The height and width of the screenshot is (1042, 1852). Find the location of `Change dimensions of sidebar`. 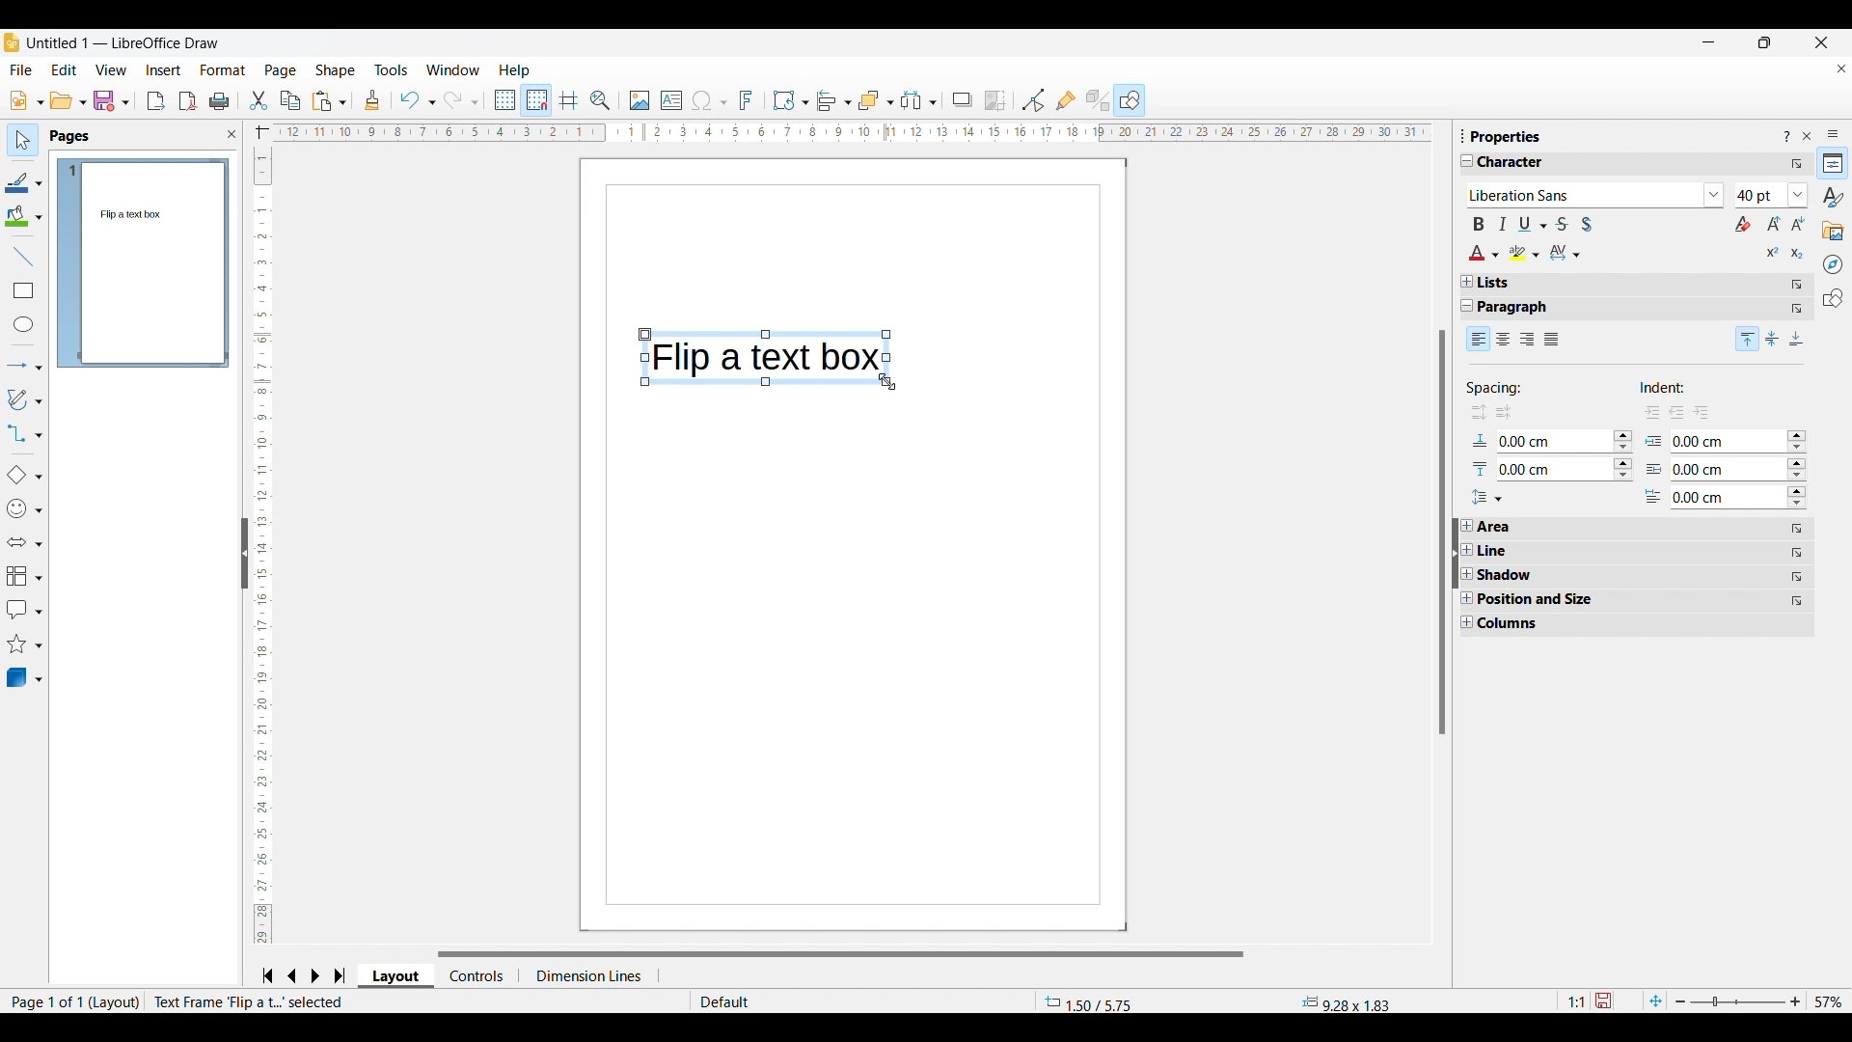

Change dimensions of sidebar is located at coordinates (1463, 135).